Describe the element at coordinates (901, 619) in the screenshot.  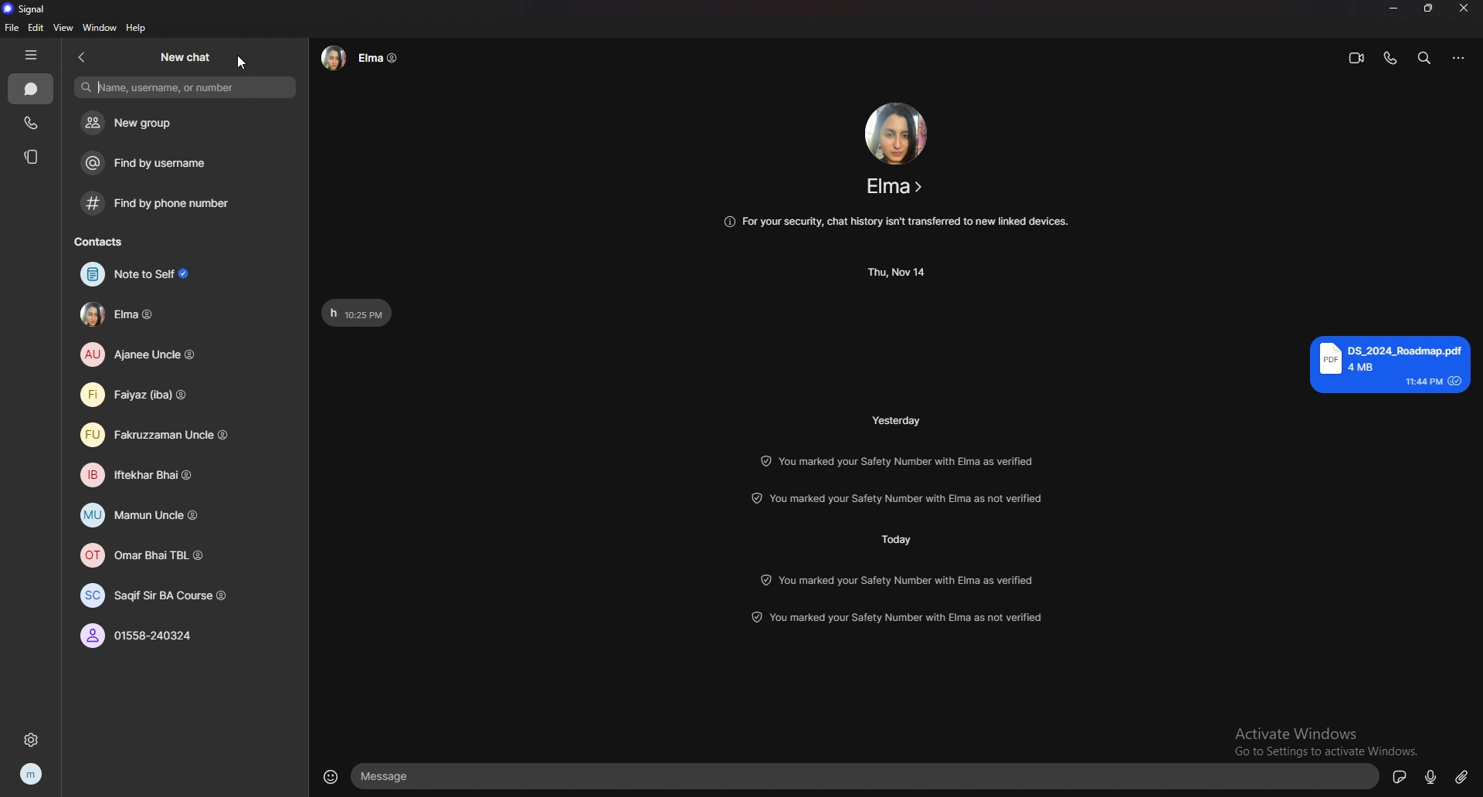
I see `update` at that location.